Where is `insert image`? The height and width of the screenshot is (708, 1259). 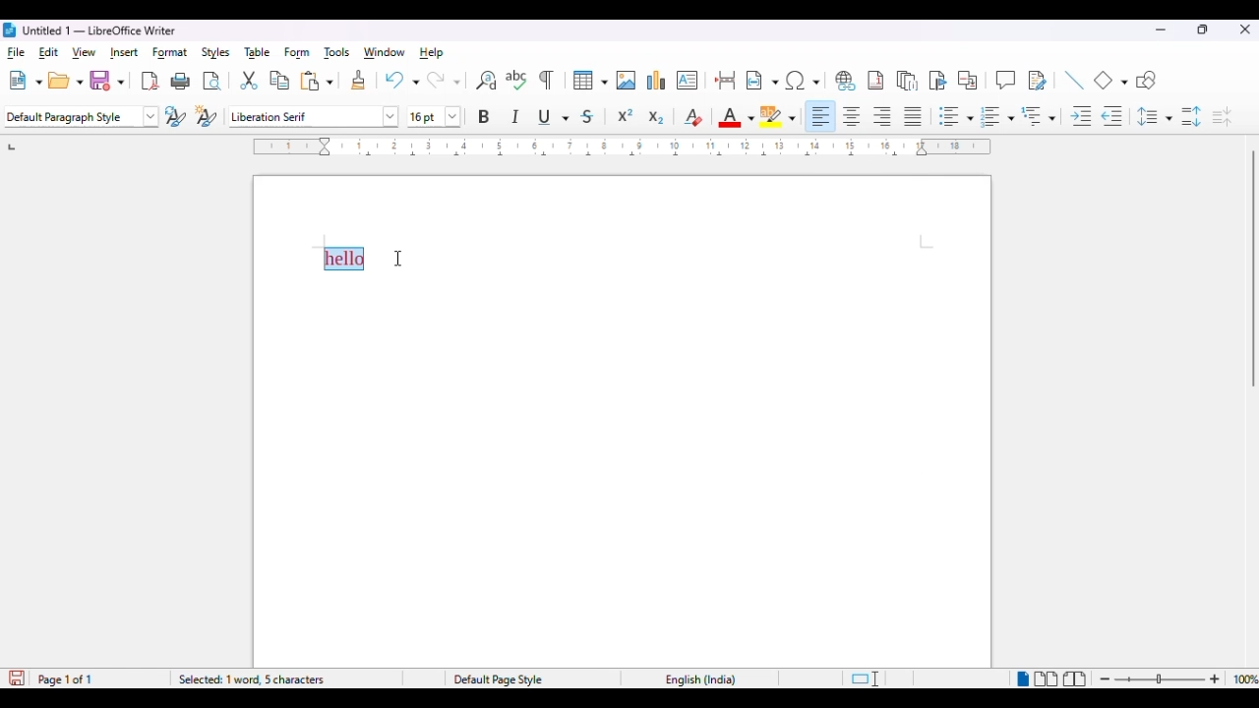
insert image is located at coordinates (627, 81).